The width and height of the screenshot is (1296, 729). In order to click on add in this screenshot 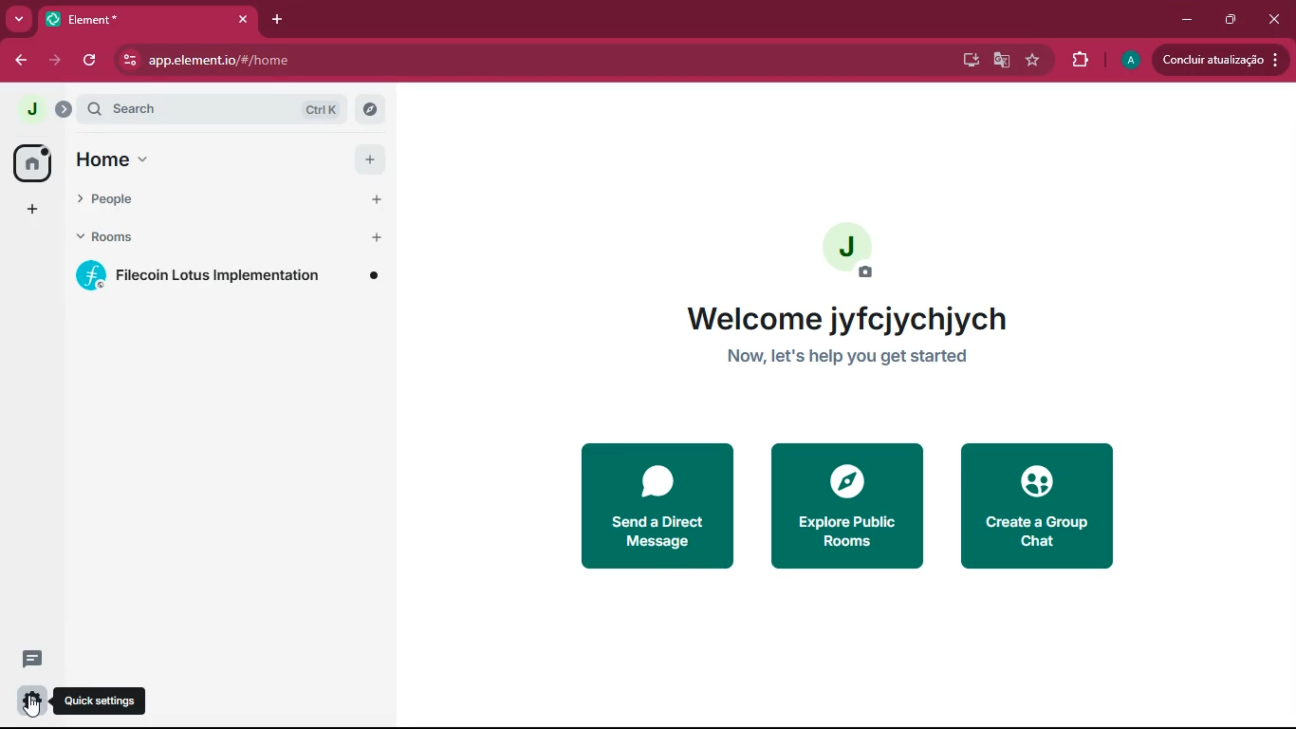, I will do `click(31, 209)`.